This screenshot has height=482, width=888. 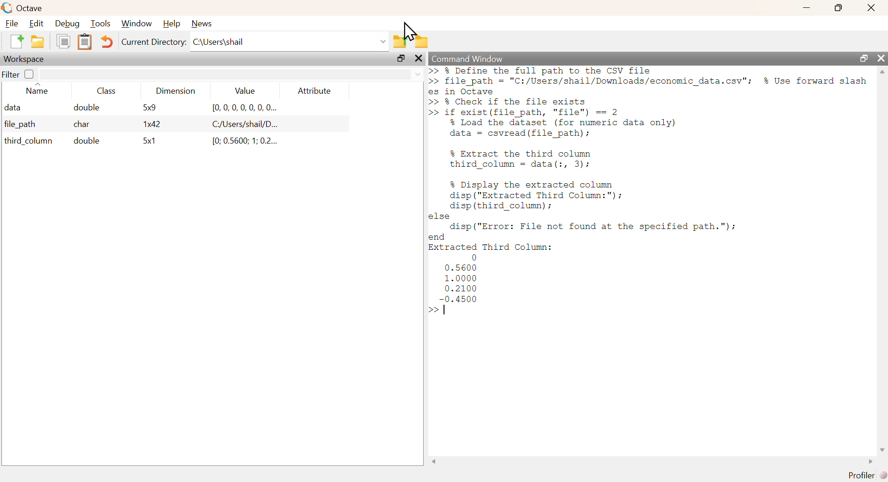 What do you see at coordinates (863, 59) in the screenshot?
I see `restore down` at bounding box center [863, 59].